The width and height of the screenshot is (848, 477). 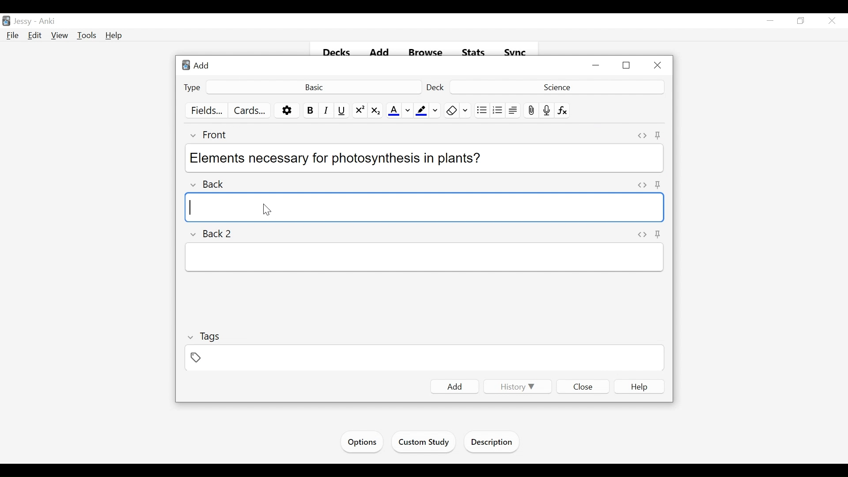 What do you see at coordinates (831, 22) in the screenshot?
I see `Close` at bounding box center [831, 22].